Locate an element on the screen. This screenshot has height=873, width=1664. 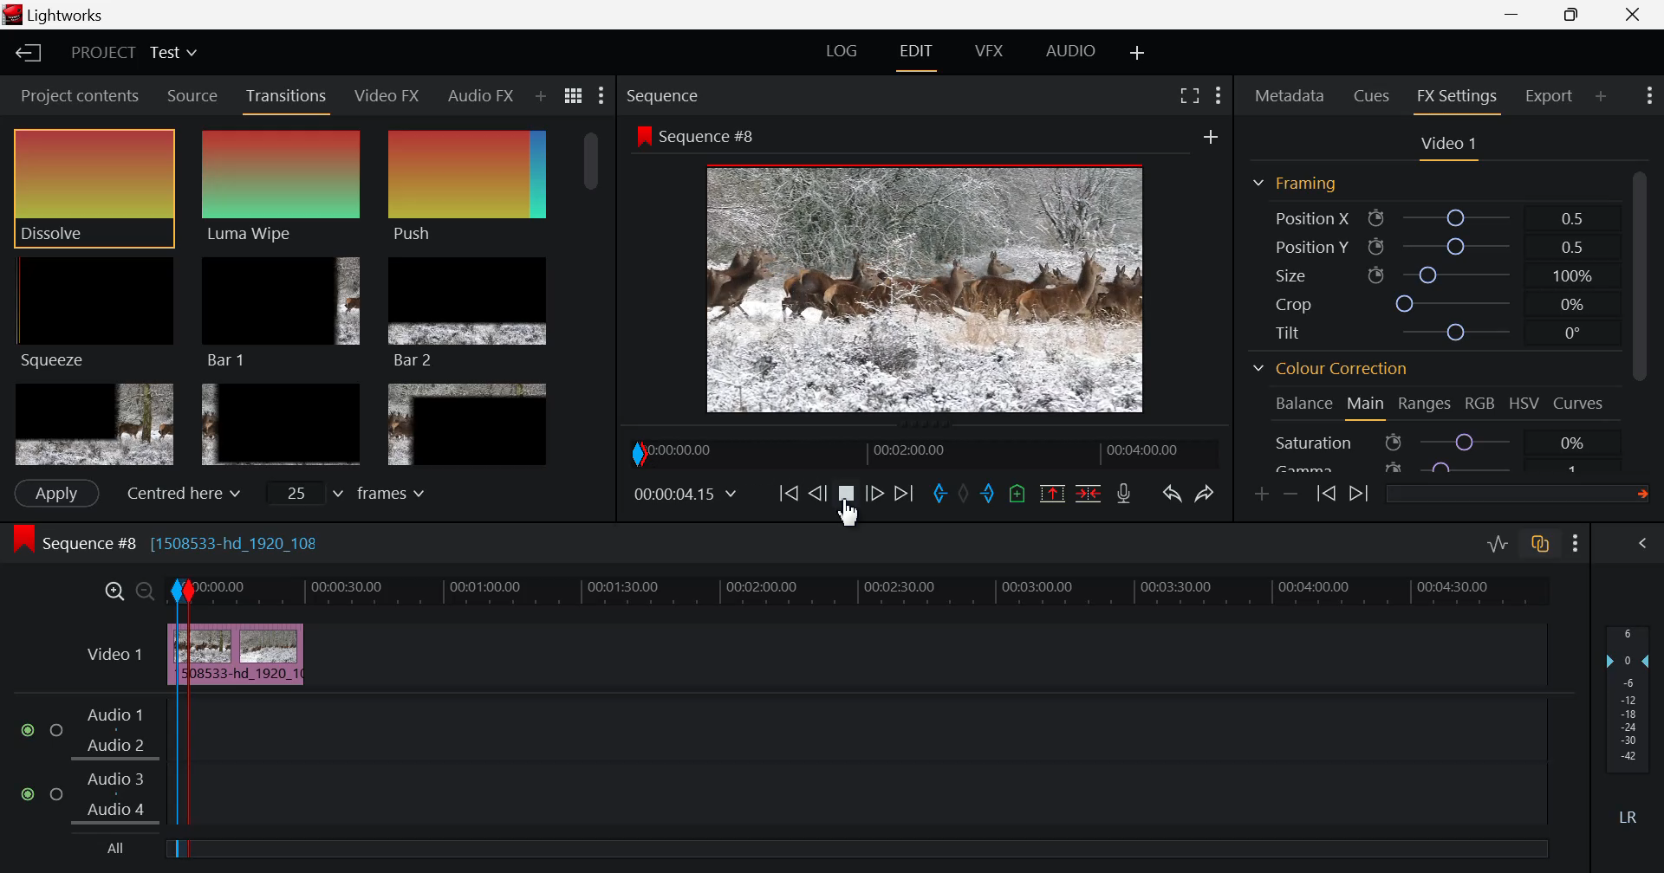
Previous keyframe is located at coordinates (1328, 495).